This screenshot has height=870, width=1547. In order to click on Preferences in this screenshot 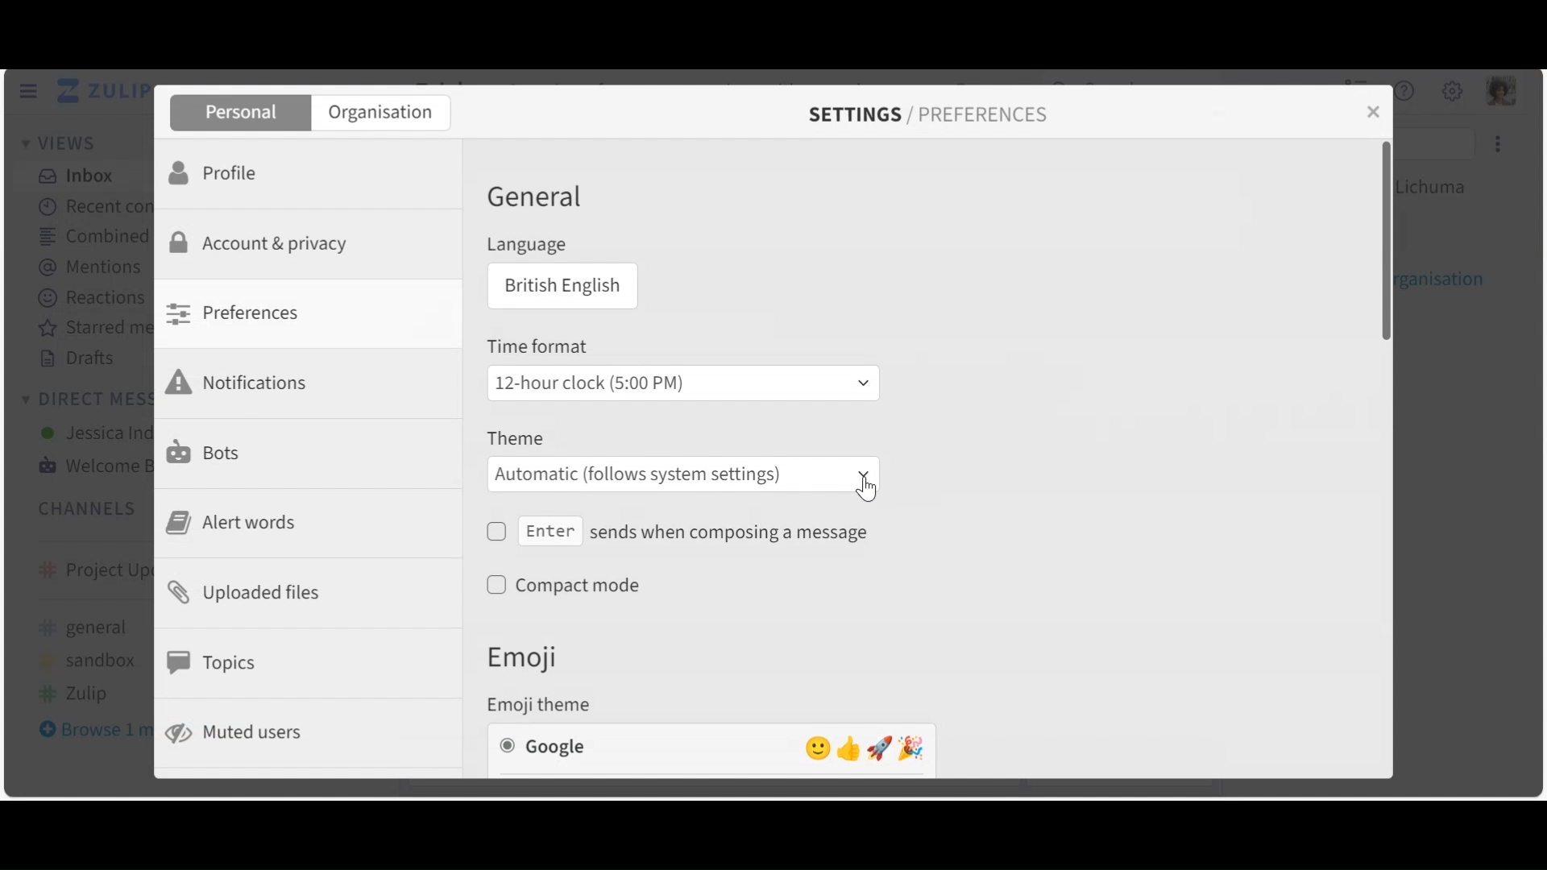, I will do `click(238, 313)`.